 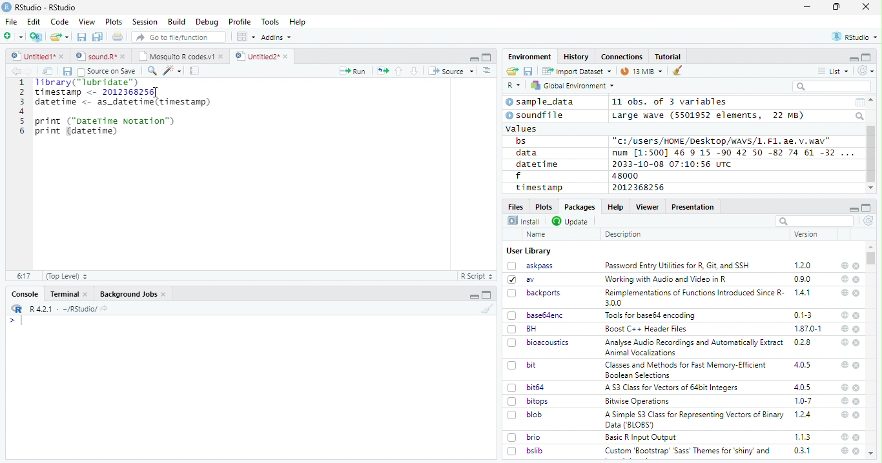 I want to click on View, so click(x=87, y=22).